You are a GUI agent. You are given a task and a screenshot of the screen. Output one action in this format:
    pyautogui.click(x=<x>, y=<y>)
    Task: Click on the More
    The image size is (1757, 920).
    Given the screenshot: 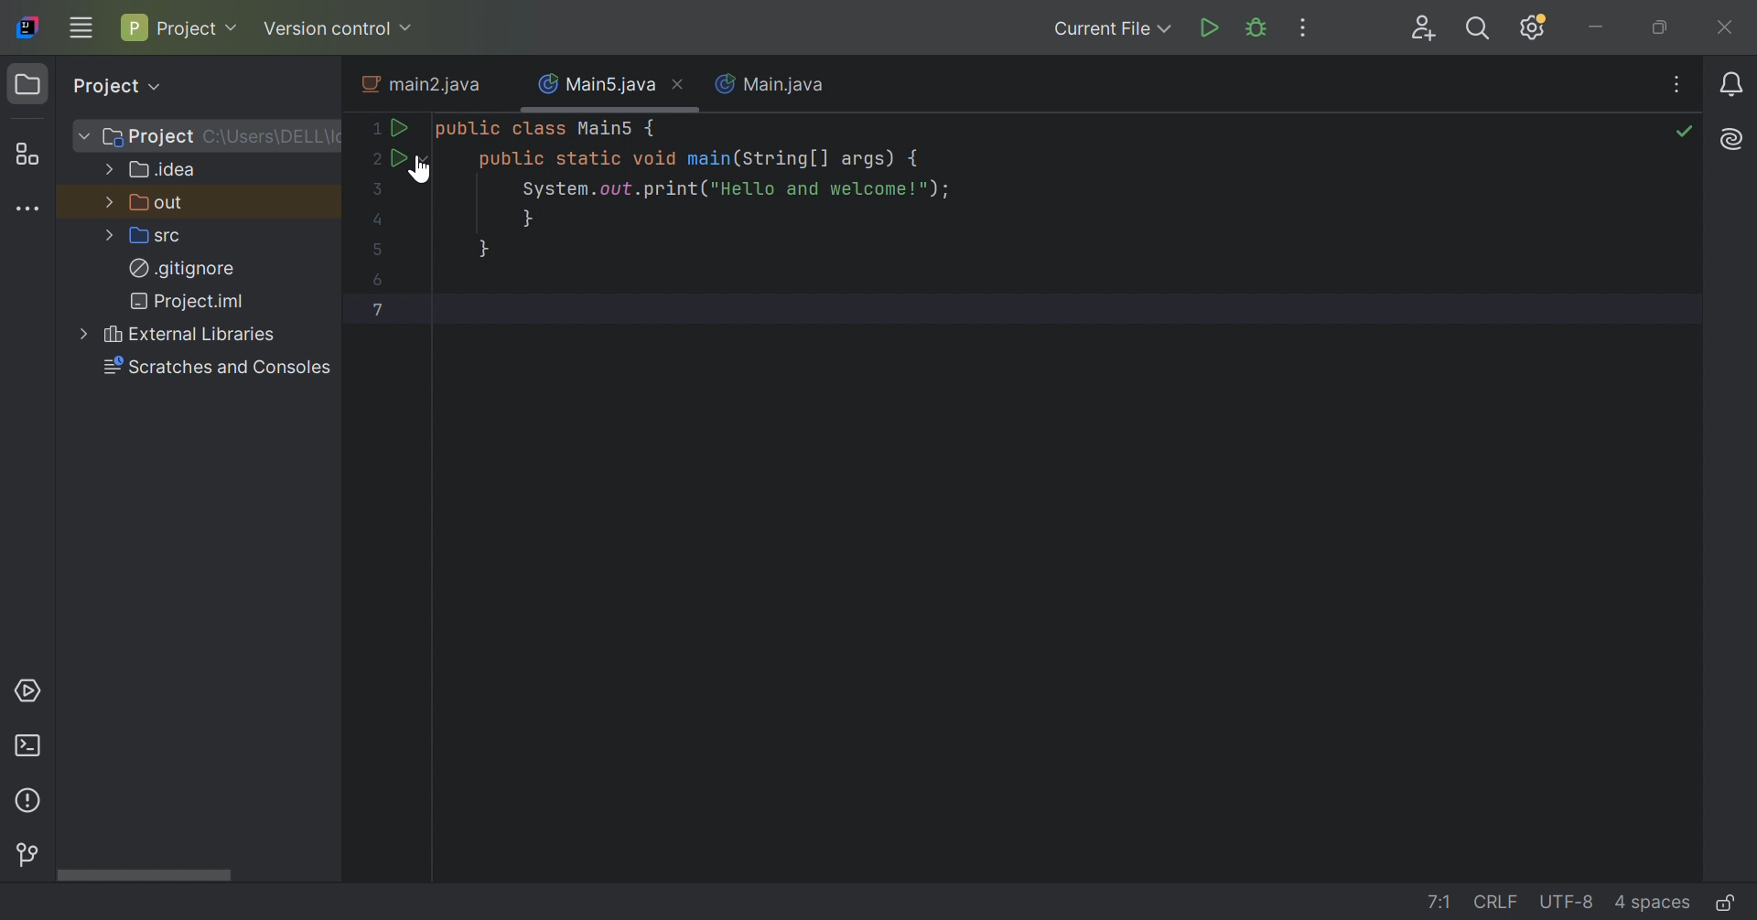 What is the action you would take?
    pyautogui.click(x=81, y=333)
    